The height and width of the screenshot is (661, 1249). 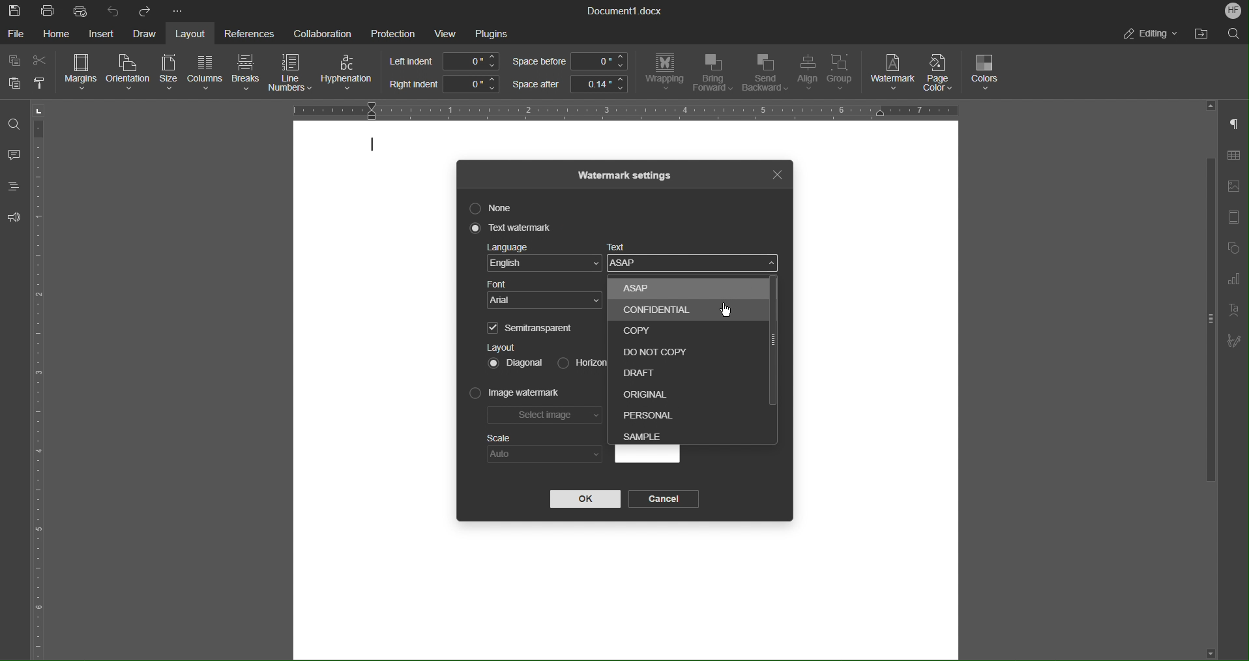 I want to click on None, so click(x=496, y=208).